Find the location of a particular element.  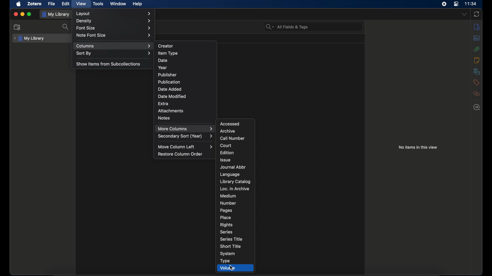

no items in this view is located at coordinates (418, 147).